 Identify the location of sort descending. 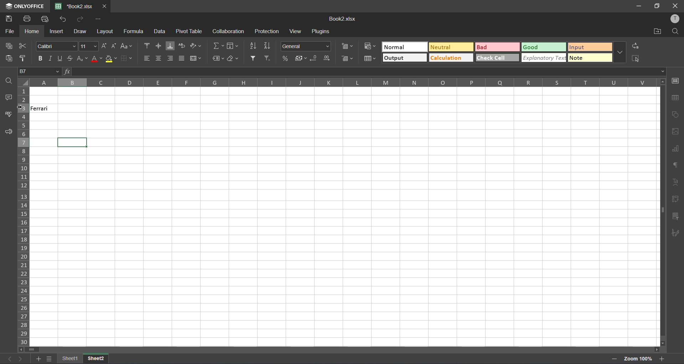
(267, 45).